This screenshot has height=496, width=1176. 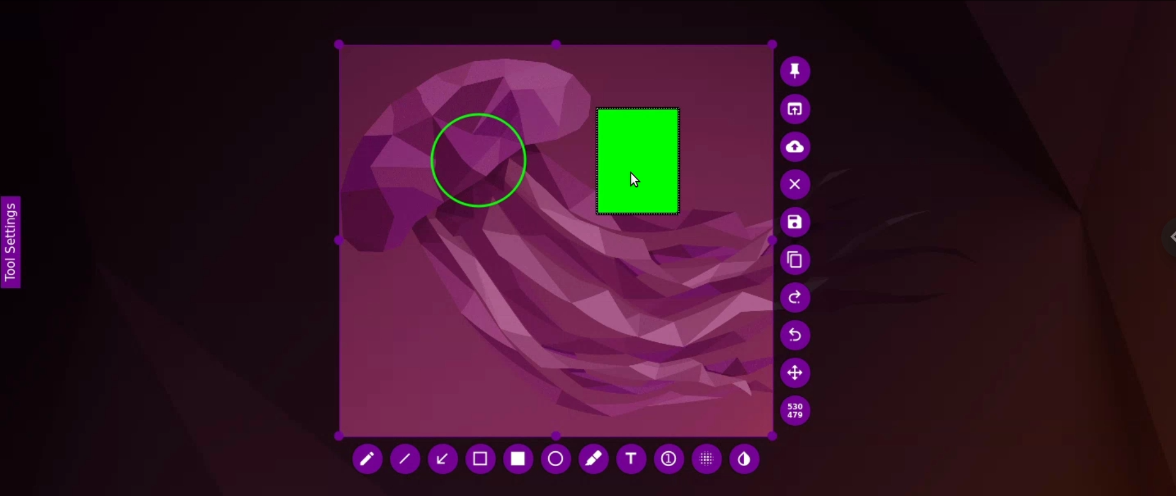 I want to click on pixelate, so click(x=706, y=459).